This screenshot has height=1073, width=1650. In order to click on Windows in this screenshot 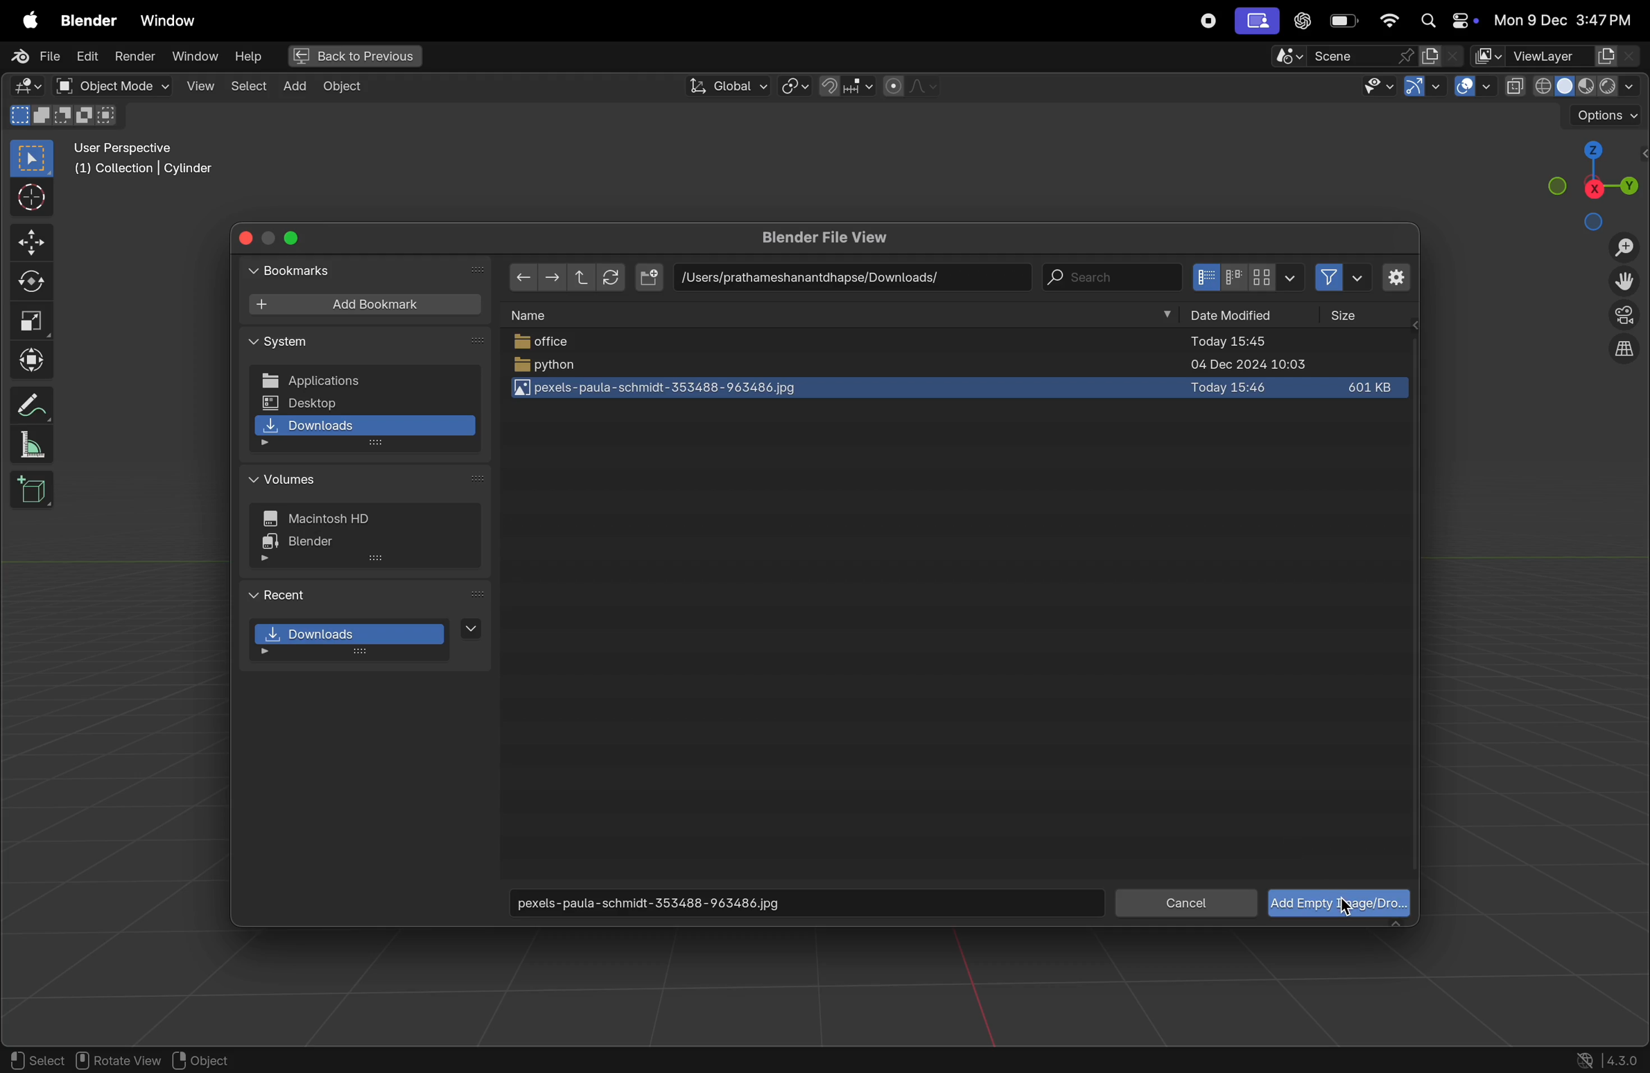, I will do `click(168, 17)`.